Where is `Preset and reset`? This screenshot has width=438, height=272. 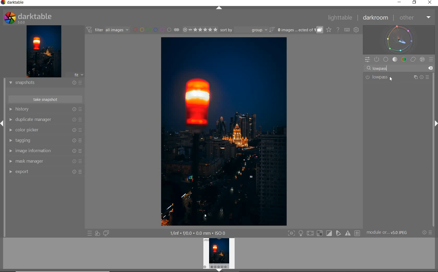 Preset and reset is located at coordinates (81, 151).